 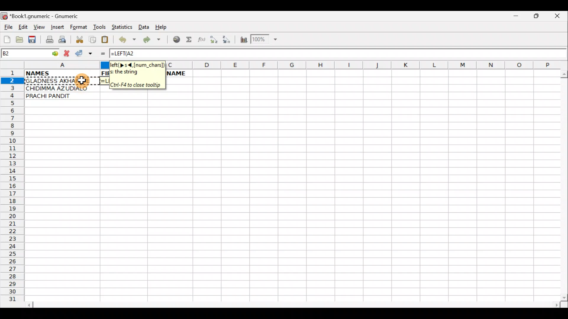 What do you see at coordinates (38, 27) in the screenshot?
I see `View` at bounding box center [38, 27].